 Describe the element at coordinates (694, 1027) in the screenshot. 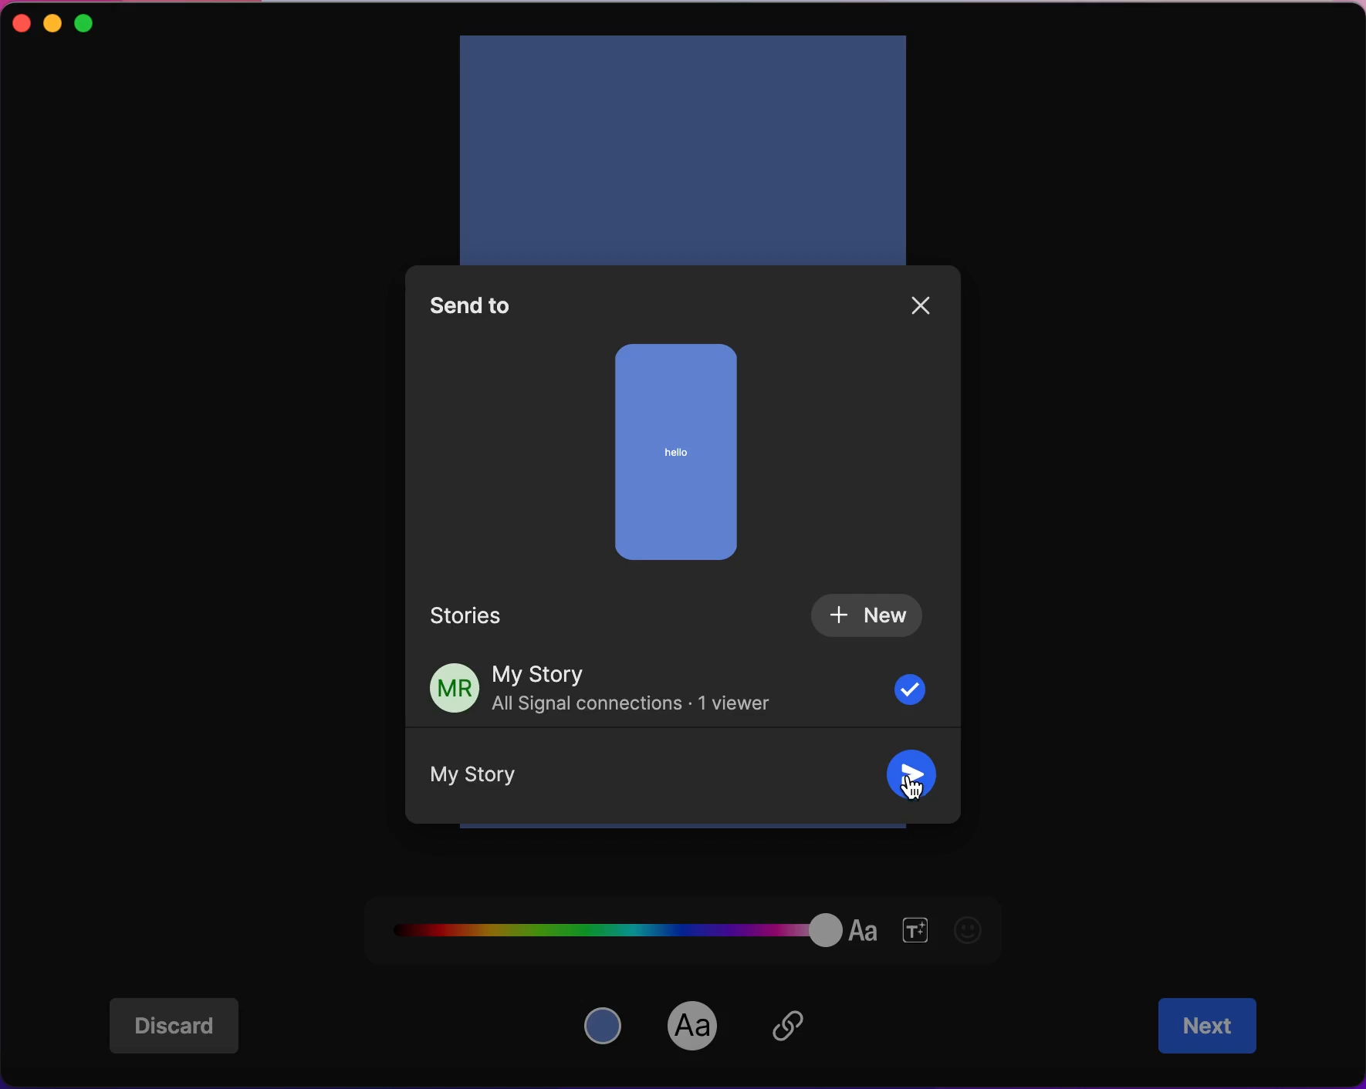

I see `font` at that location.